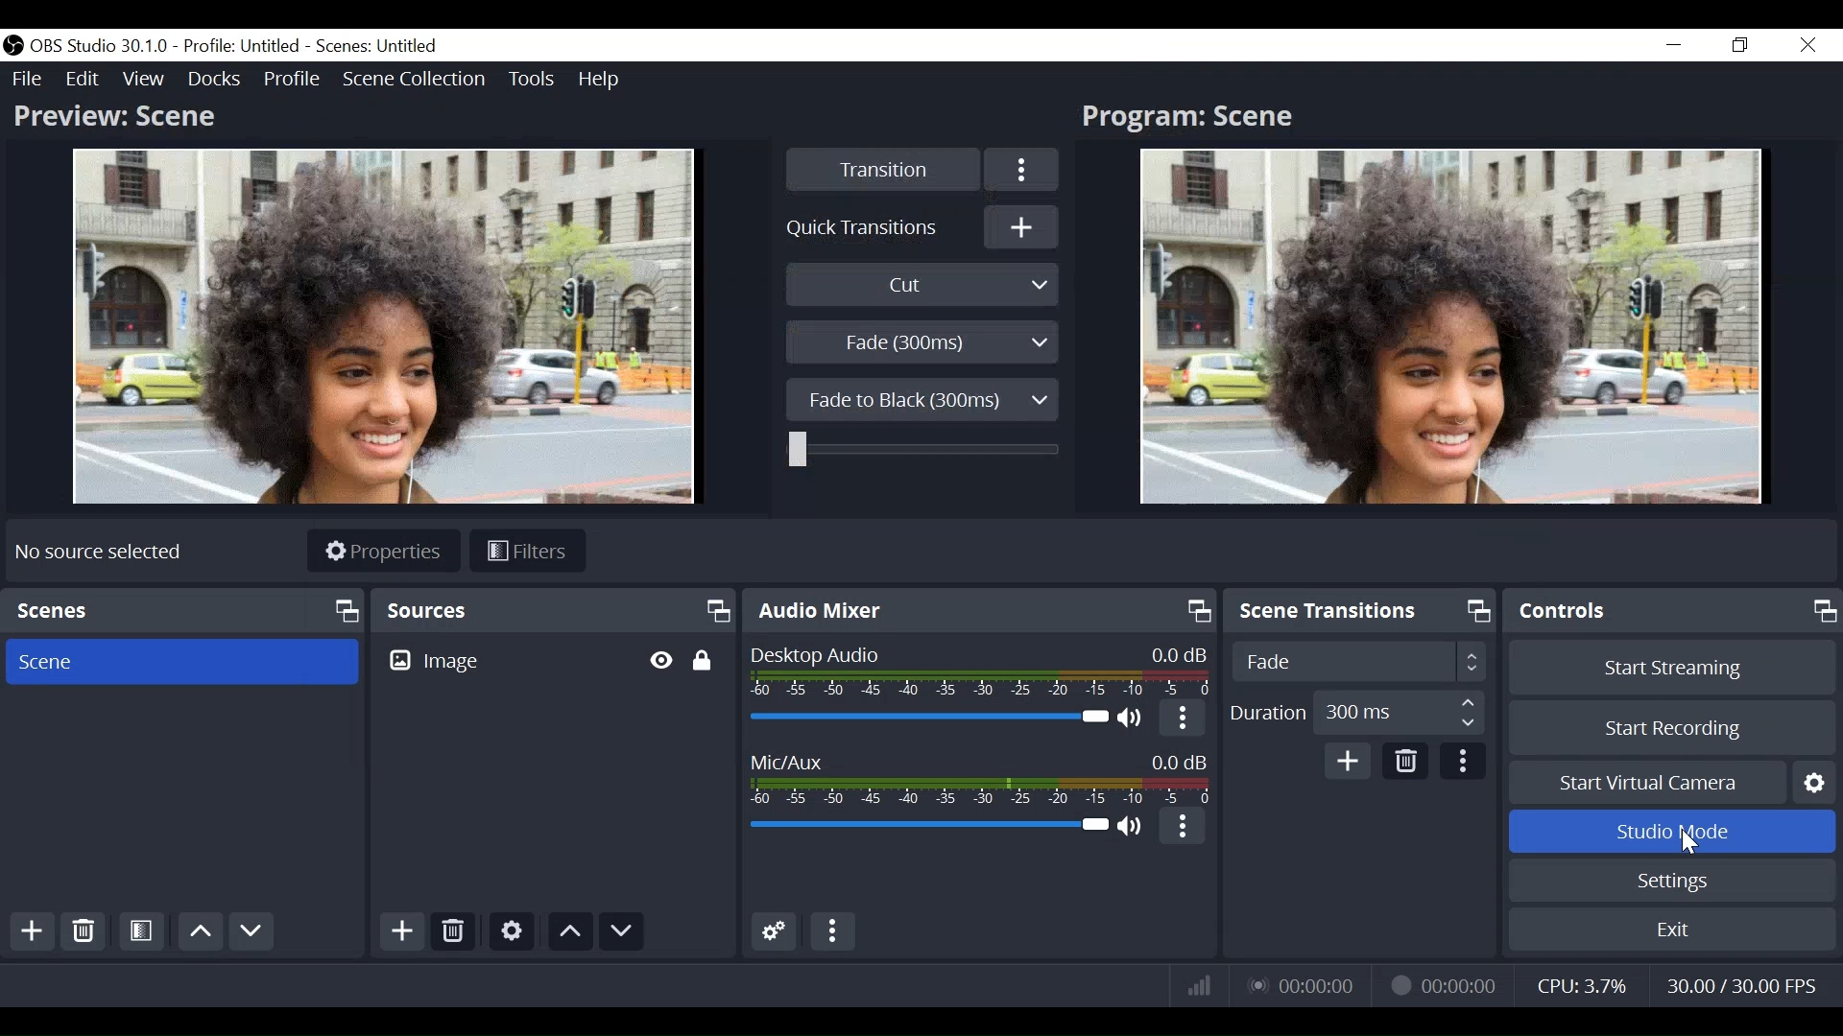 The height and width of the screenshot is (1036, 1843). What do you see at coordinates (1349, 763) in the screenshot?
I see `Add Transition` at bounding box center [1349, 763].